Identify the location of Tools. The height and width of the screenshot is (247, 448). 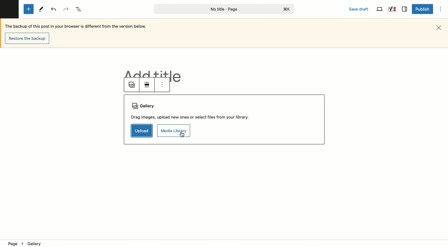
(40, 9).